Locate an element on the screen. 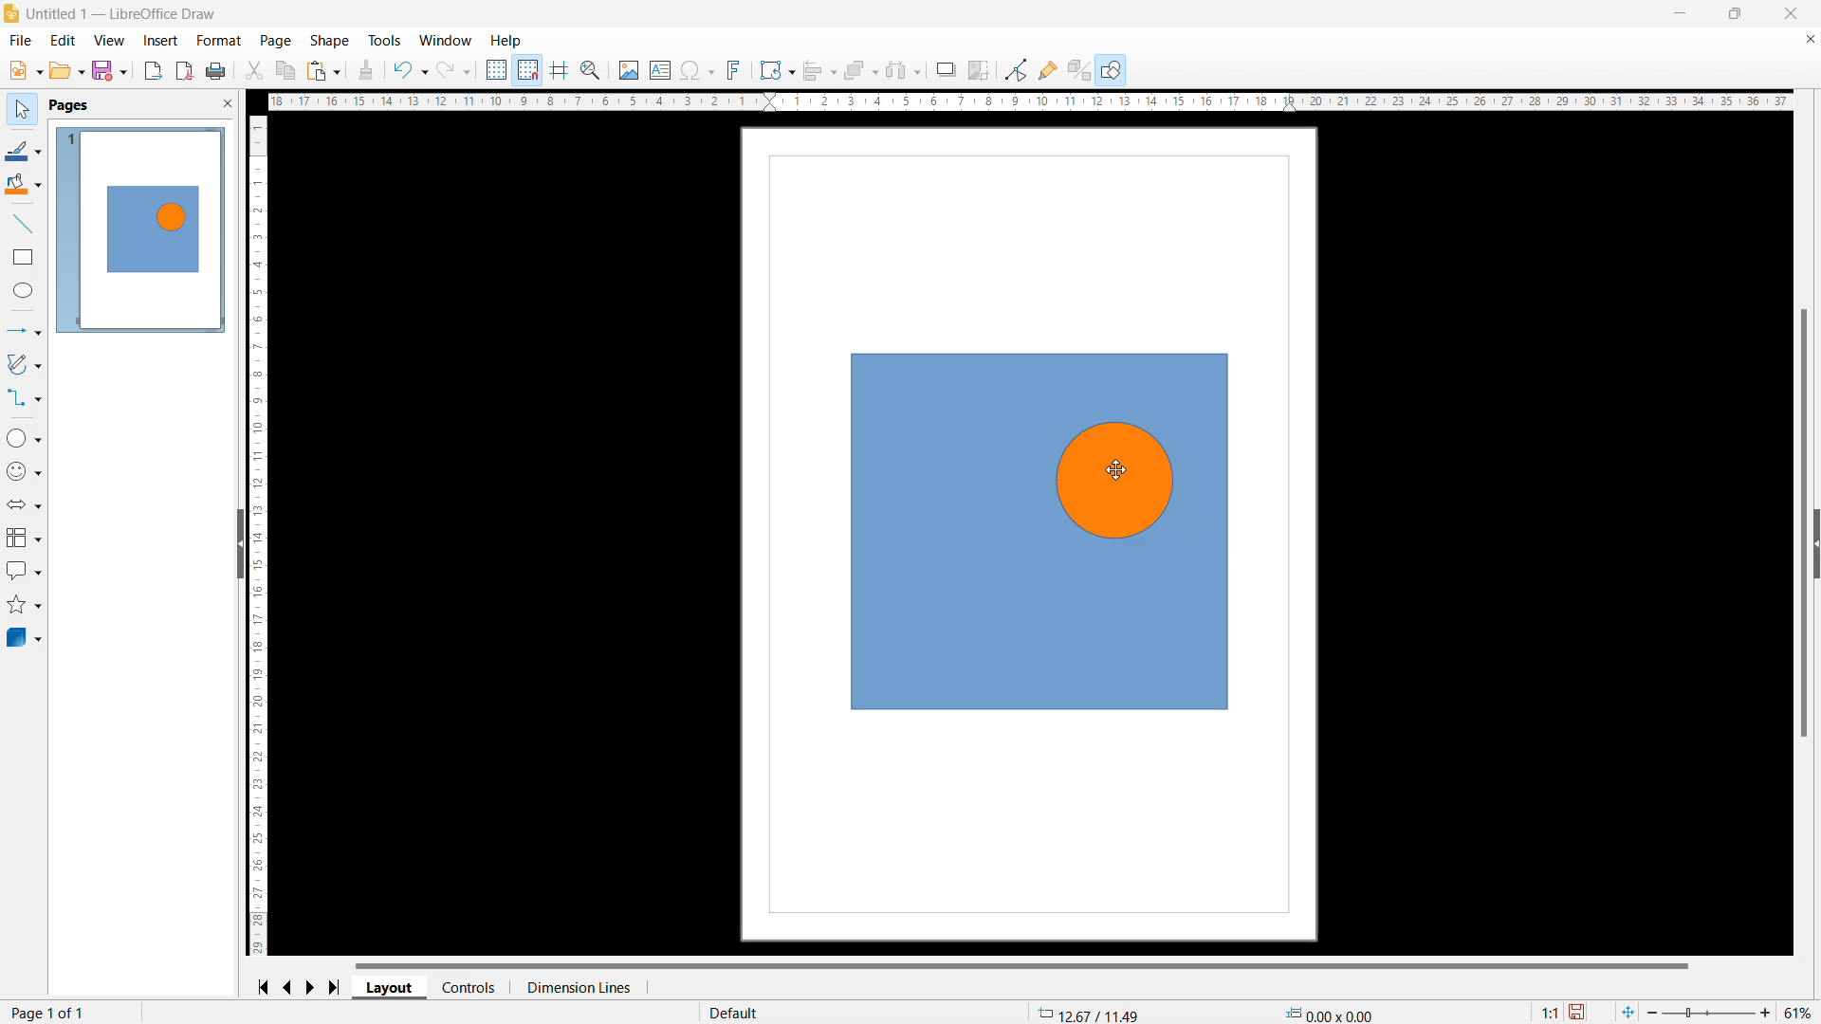 The image size is (1821, 1024). line tool is located at coordinates (23, 224).